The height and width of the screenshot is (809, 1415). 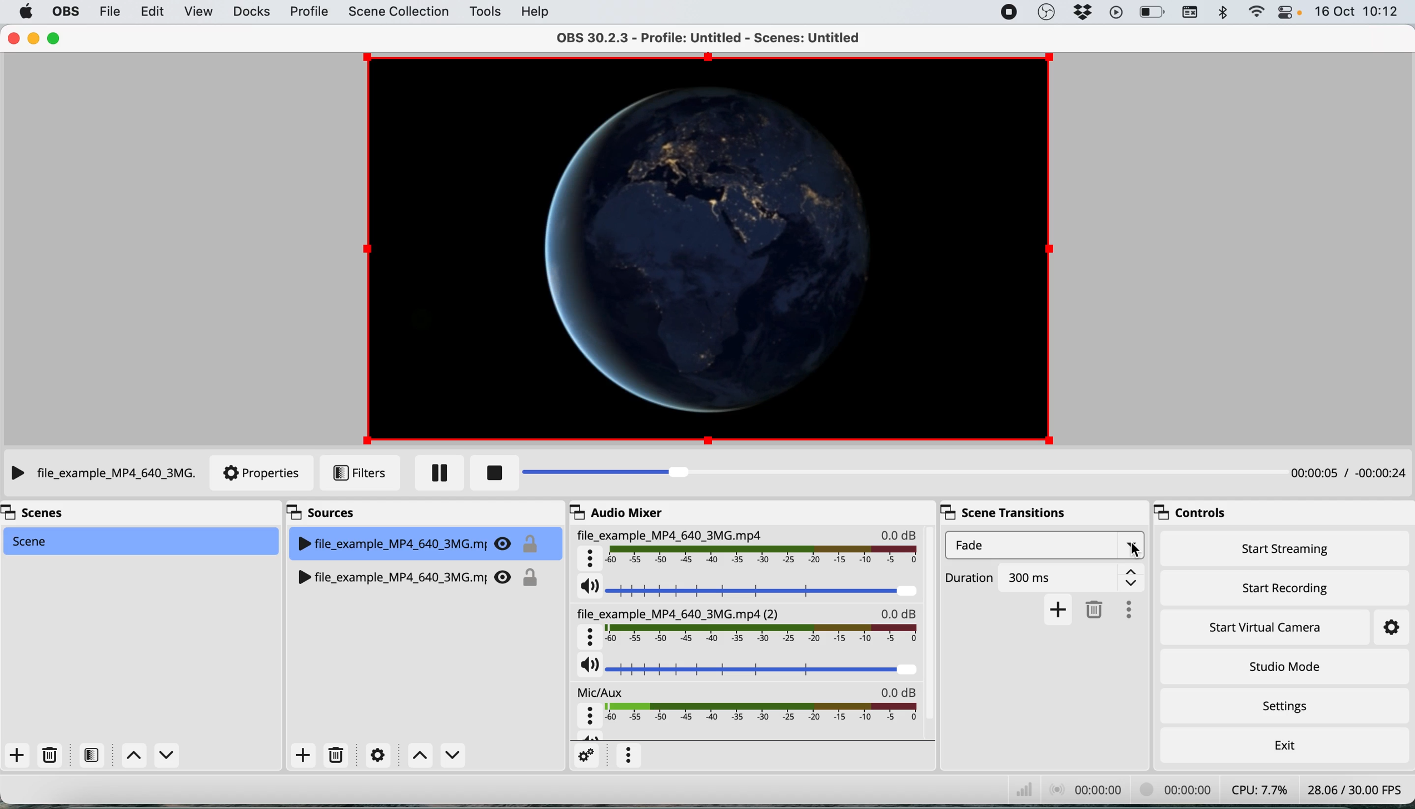 I want to click on settings, so click(x=583, y=756).